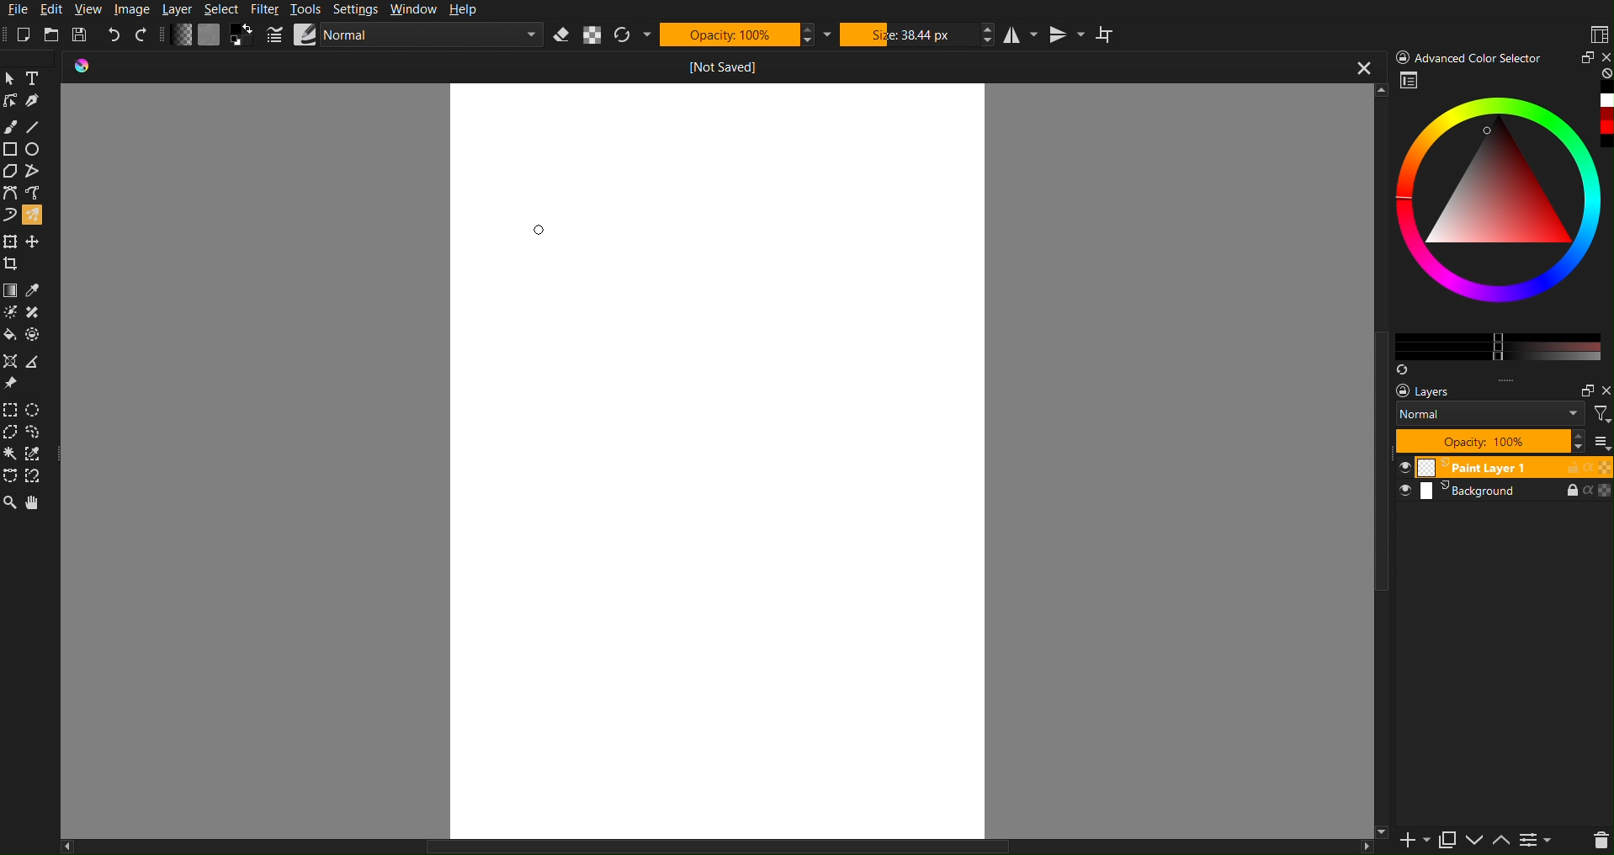 The image size is (1614, 855). Describe the element at coordinates (1520, 380) in the screenshot. I see `more` at that location.